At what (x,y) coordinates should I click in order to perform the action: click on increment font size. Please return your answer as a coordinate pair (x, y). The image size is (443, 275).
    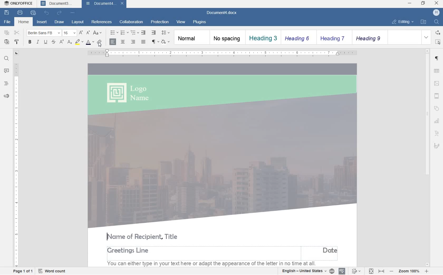
    Looking at the image, I should click on (81, 33).